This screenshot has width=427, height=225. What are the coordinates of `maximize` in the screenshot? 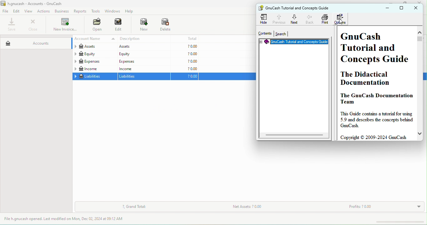 It's located at (403, 8).